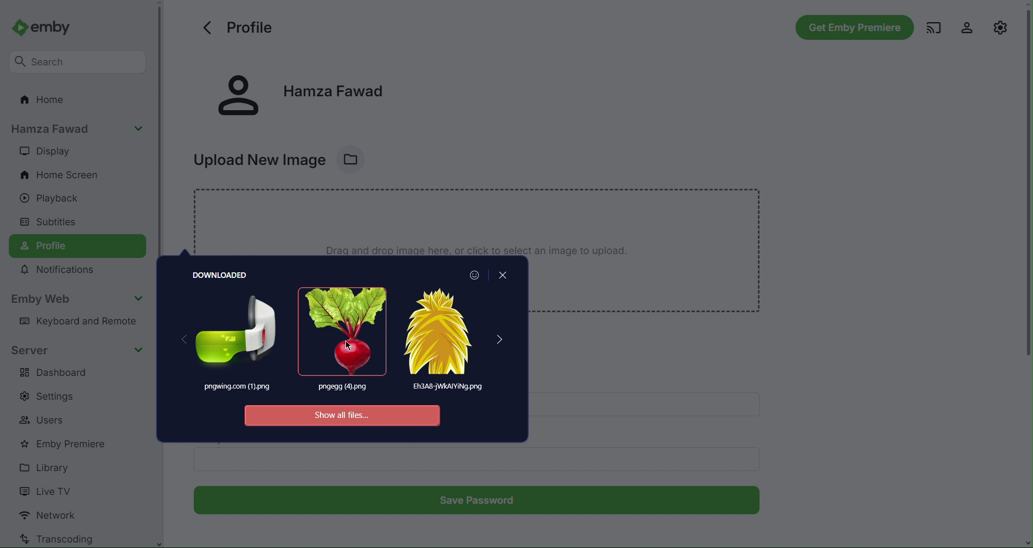  I want to click on Search, so click(80, 60).